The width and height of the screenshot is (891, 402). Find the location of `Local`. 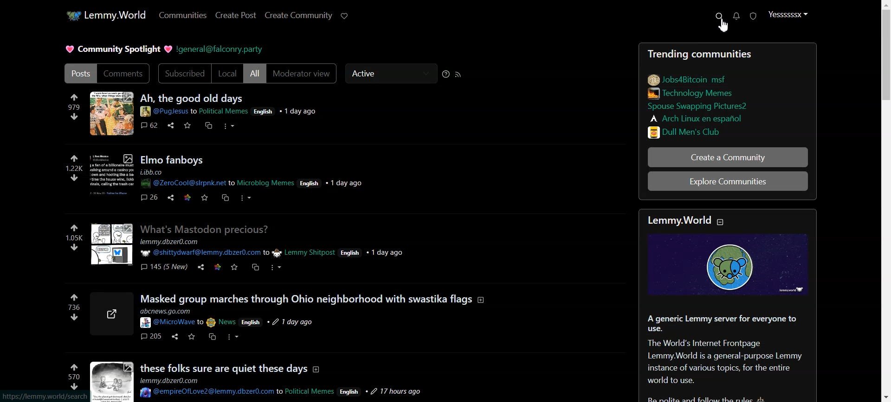

Local is located at coordinates (227, 74).